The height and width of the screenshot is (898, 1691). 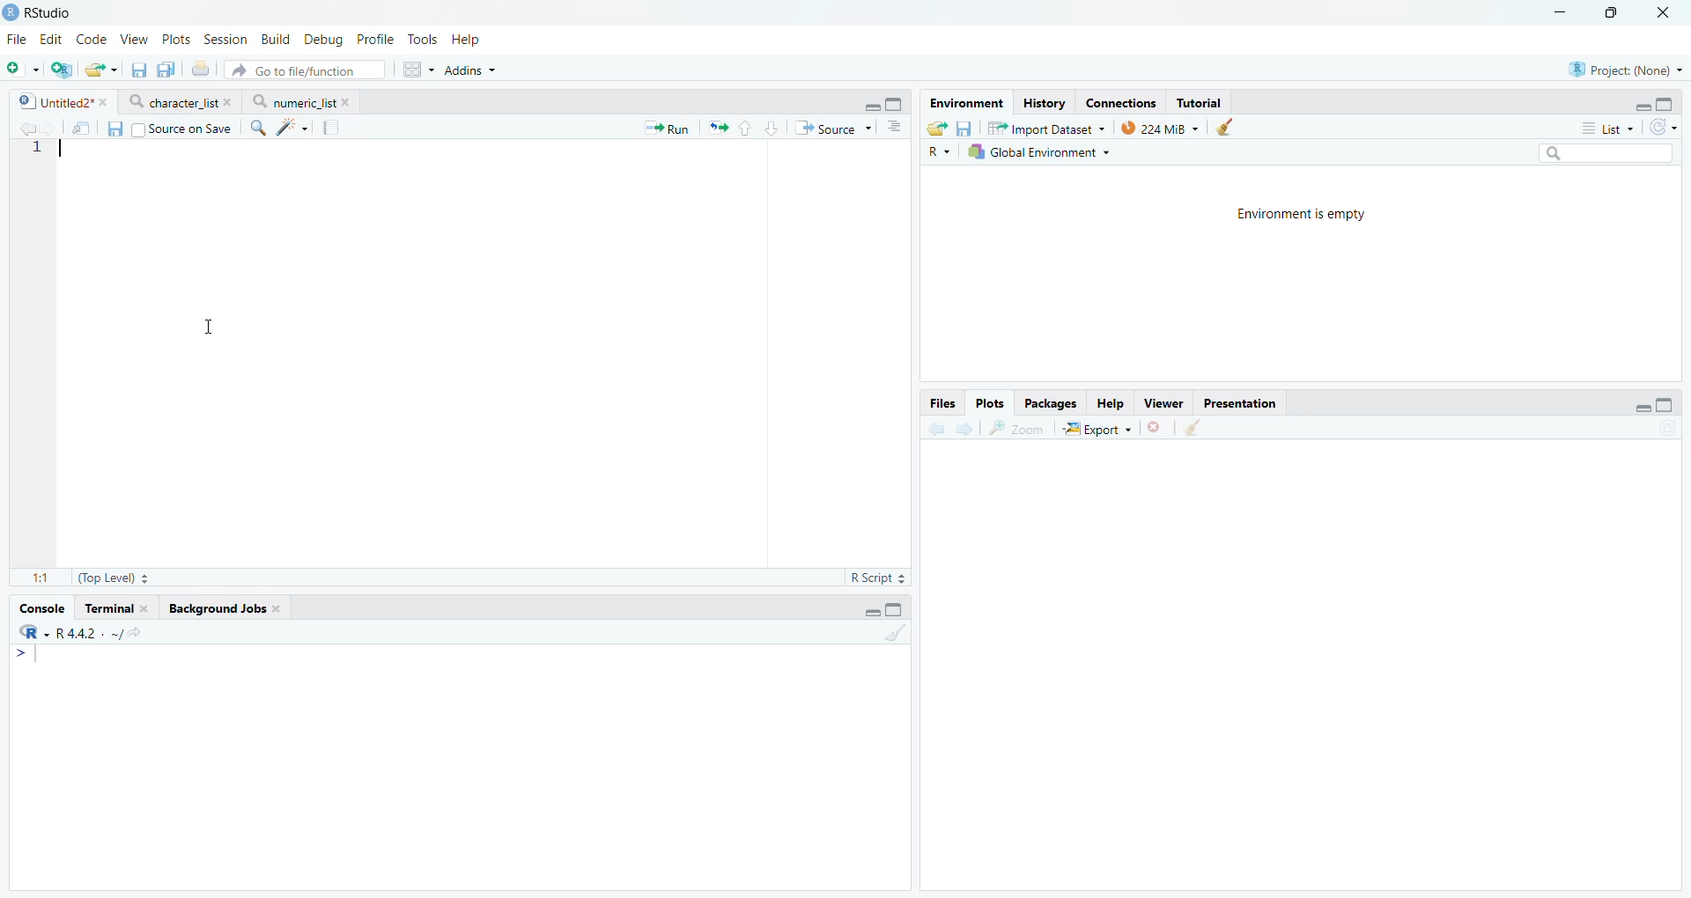 I want to click on Debug, so click(x=323, y=39).